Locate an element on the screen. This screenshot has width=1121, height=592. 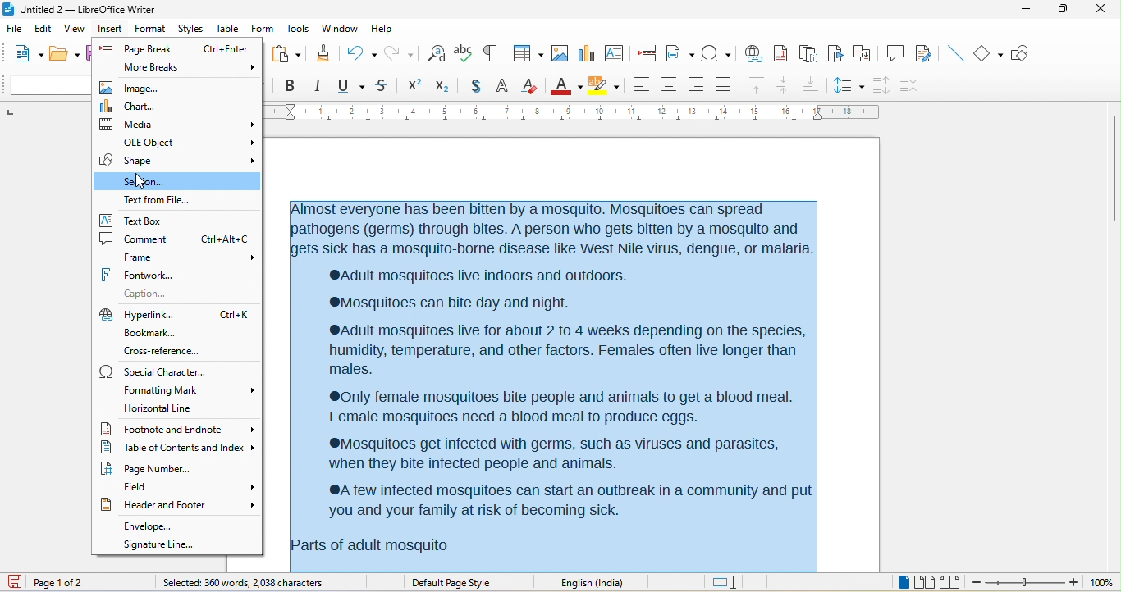
edit is located at coordinates (43, 29).